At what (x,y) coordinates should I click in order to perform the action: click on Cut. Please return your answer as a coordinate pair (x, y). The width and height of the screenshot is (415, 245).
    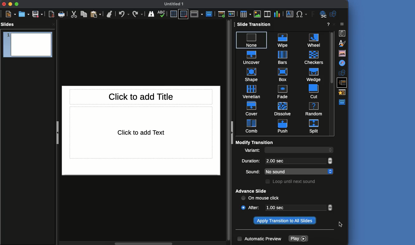
    Looking at the image, I should click on (73, 14).